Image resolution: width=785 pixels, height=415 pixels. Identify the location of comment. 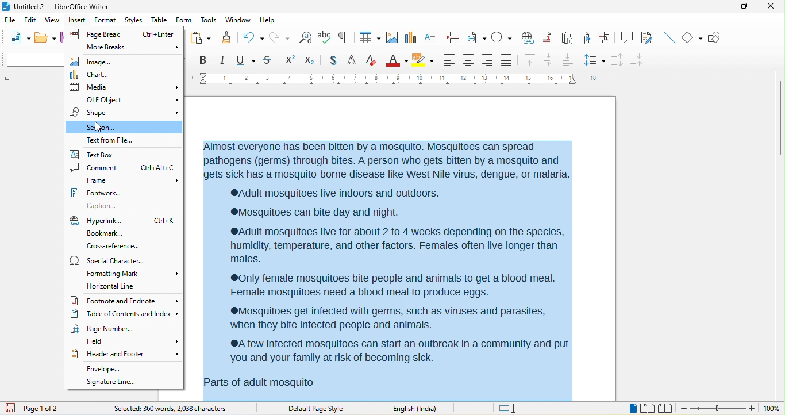
(122, 167).